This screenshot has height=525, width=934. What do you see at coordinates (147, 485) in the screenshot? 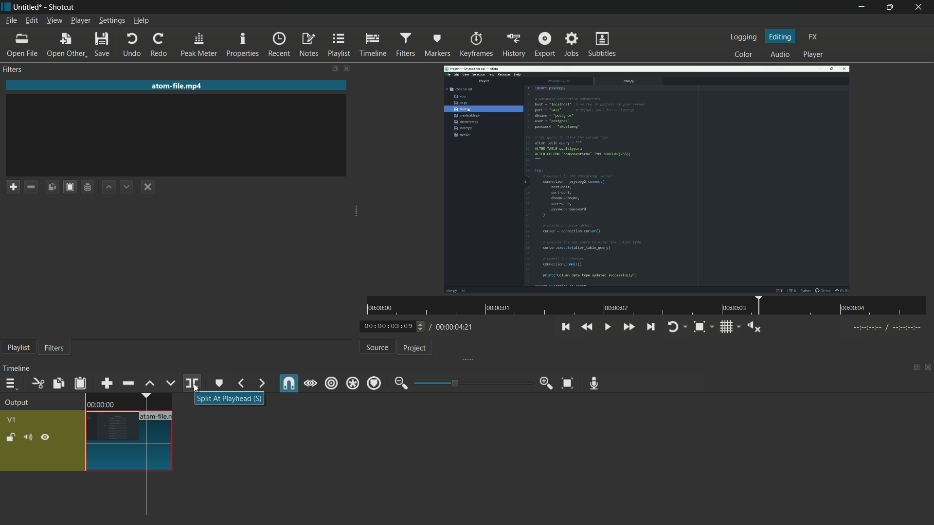
I see `cursor` at bounding box center [147, 485].